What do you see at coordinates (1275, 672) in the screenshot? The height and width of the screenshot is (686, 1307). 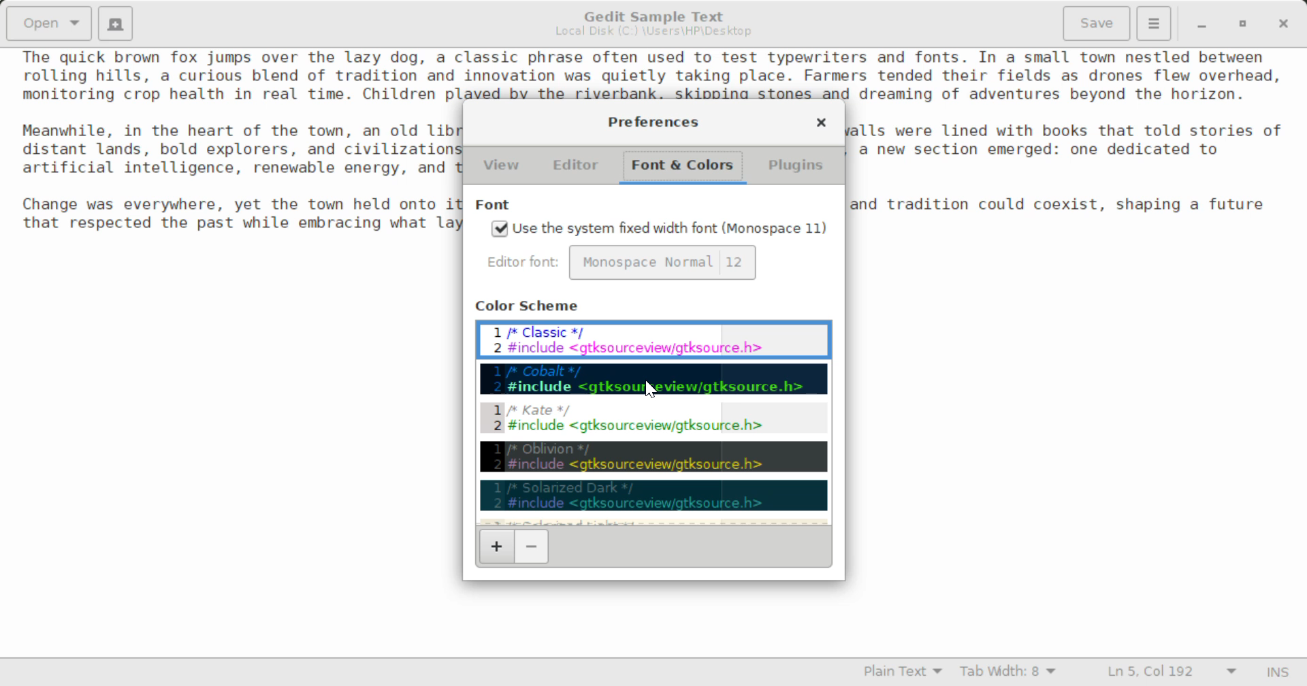 I see `Insert Mode` at bounding box center [1275, 672].